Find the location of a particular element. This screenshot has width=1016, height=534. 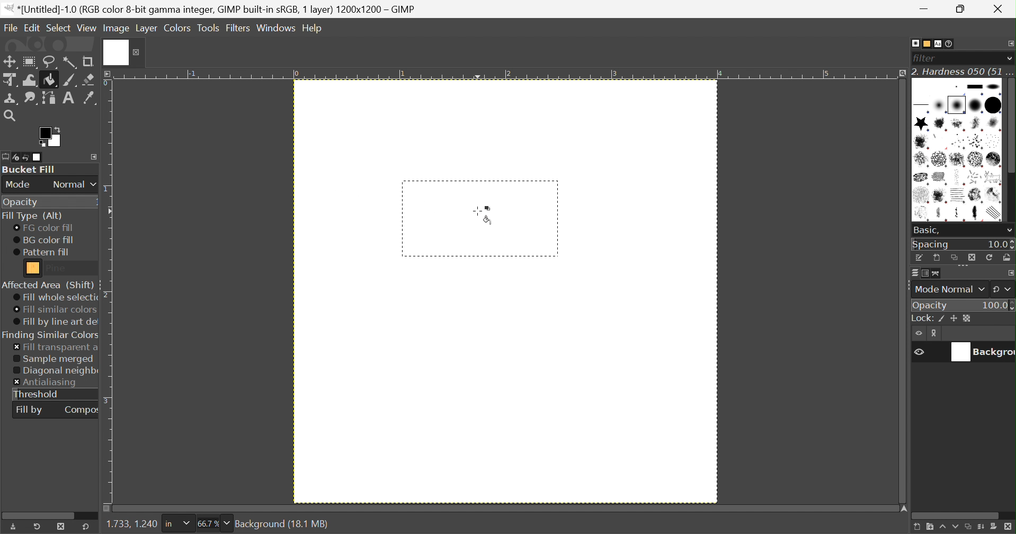

Normal is located at coordinates (75, 184).